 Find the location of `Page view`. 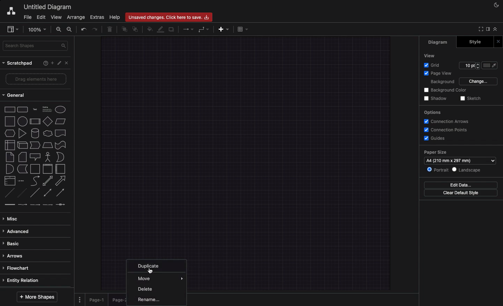

Page view is located at coordinates (436, 73).